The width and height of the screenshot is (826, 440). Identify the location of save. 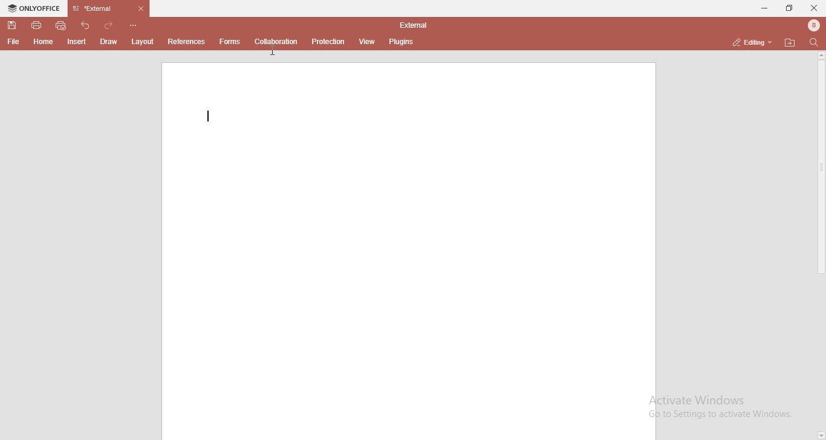
(12, 25).